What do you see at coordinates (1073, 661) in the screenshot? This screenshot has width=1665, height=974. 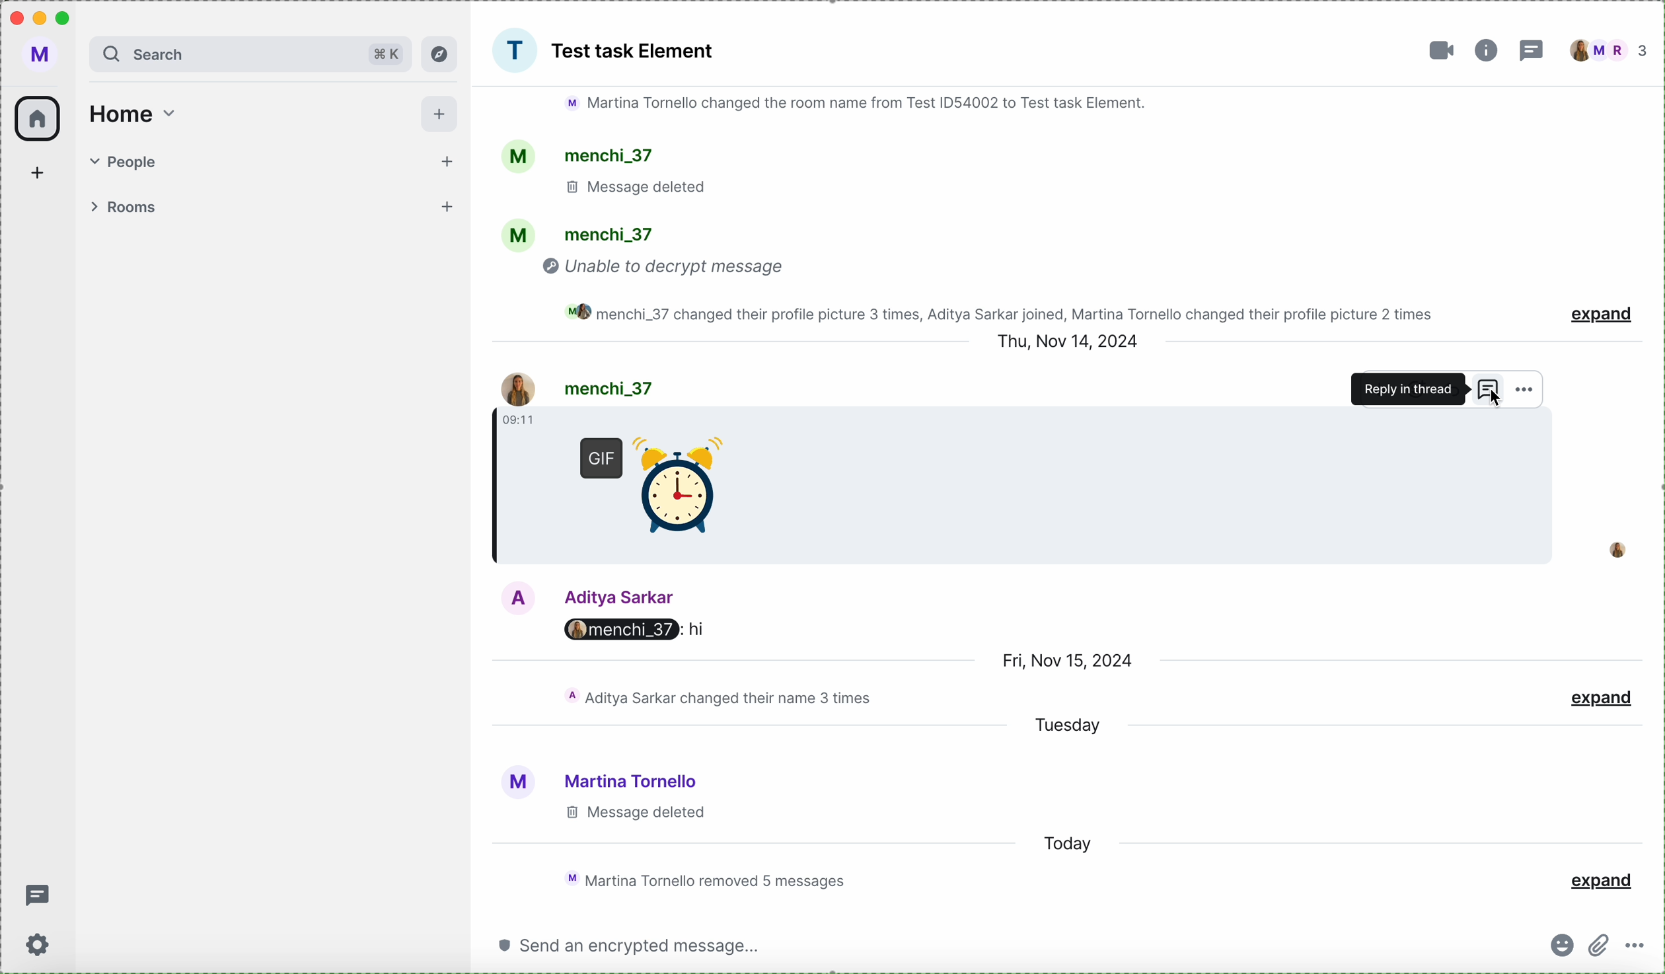 I see `date` at bounding box center [1073, 661].